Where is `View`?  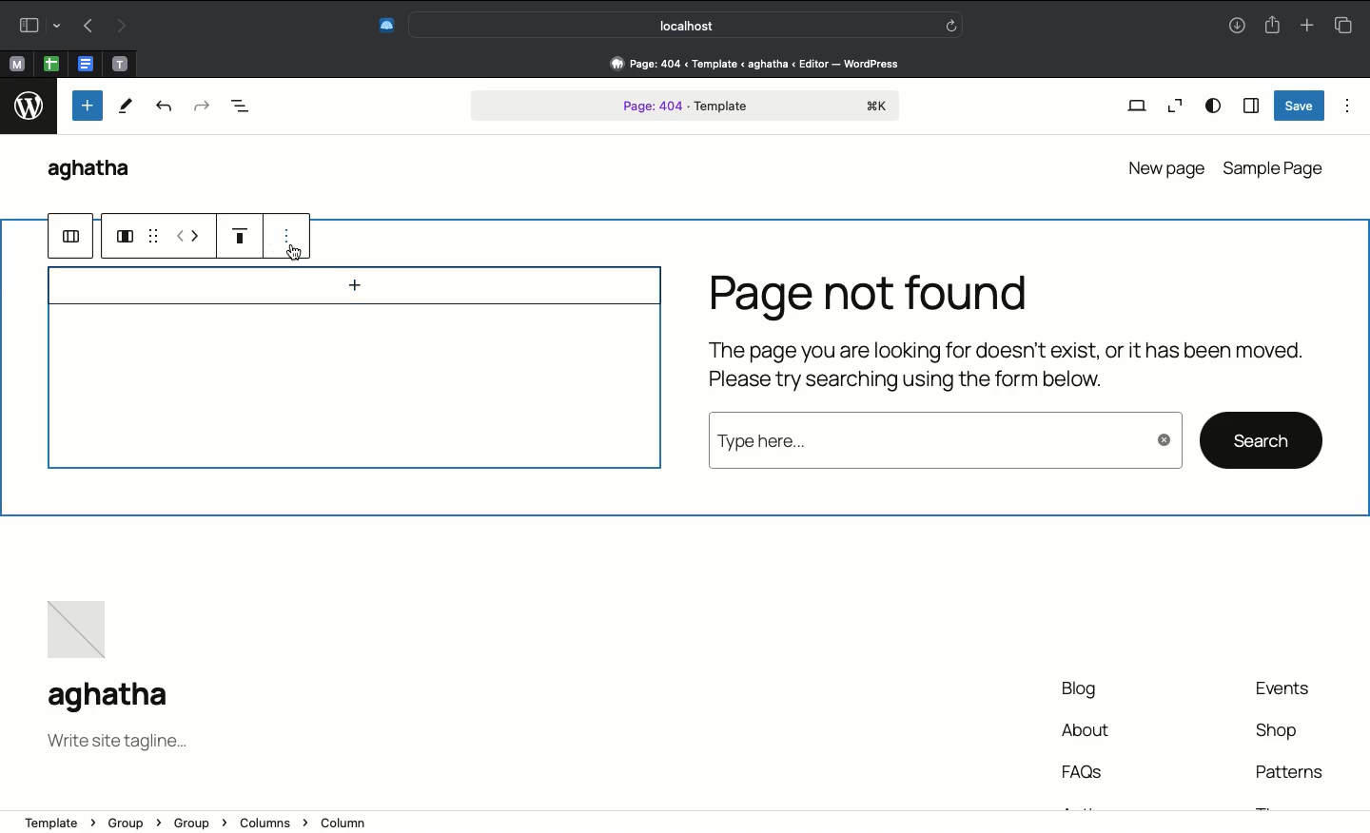 View is located at coordinates (1136, 107).